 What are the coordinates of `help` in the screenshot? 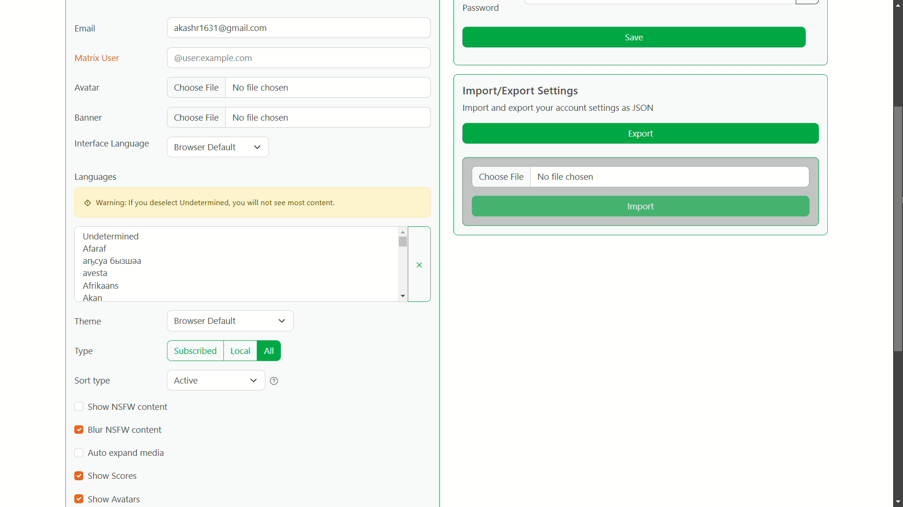 It's located at (275, 381).